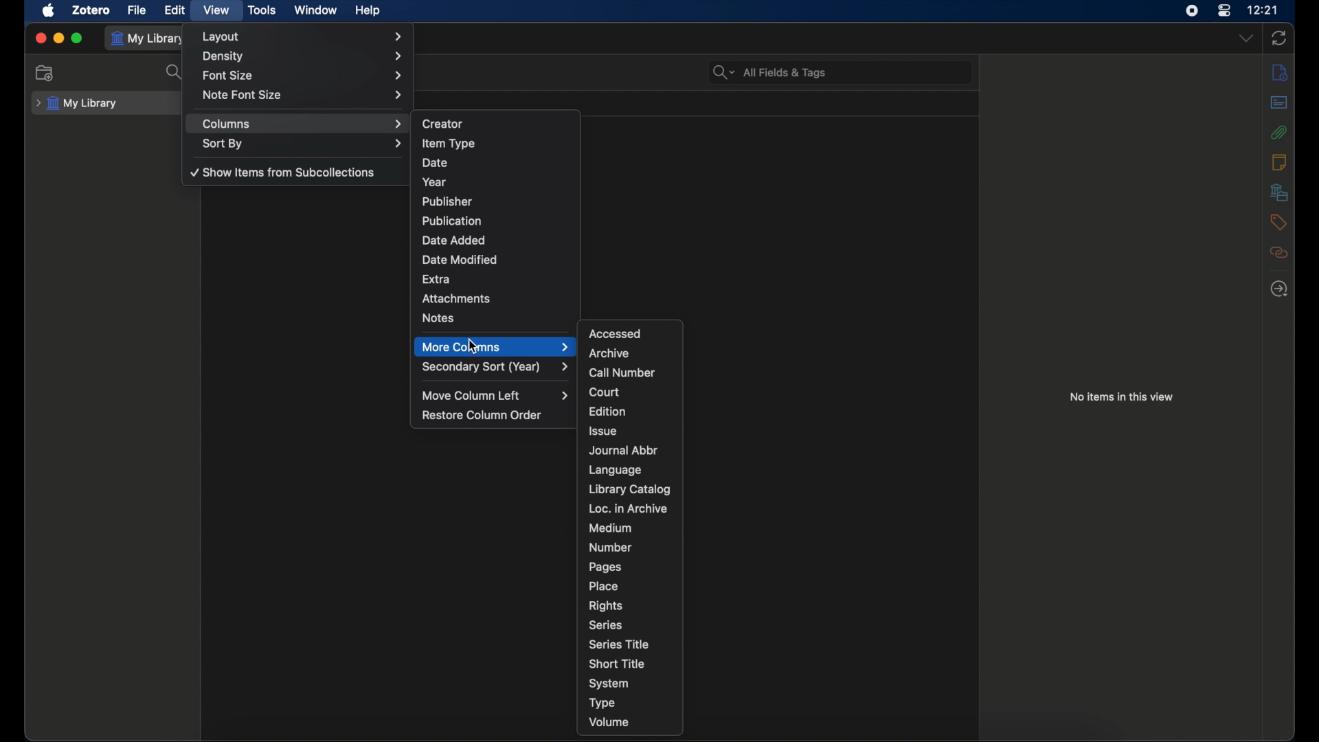 The height and width of the screenshot is (742, 1319). What do you see at coordinates (455, 240) in the screenshot?
I see `date added` at bounding box center [455, 240].